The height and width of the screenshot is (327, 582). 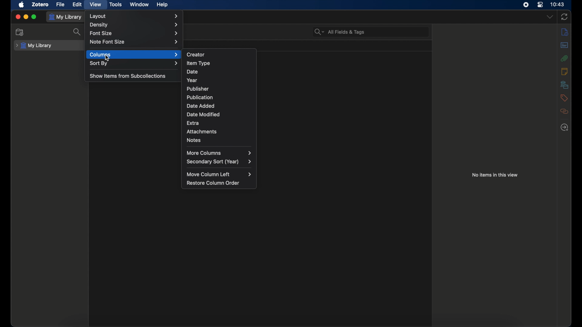 I want to click on dropdown, so click(x=550, y=17).